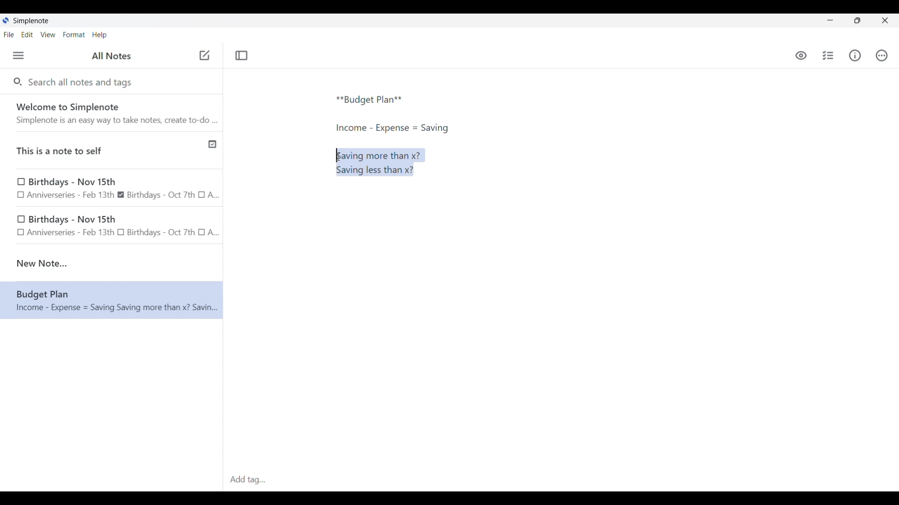  Describe the element at coordinates (99, 35) in the screenshot. I see `Help menu` at that location.